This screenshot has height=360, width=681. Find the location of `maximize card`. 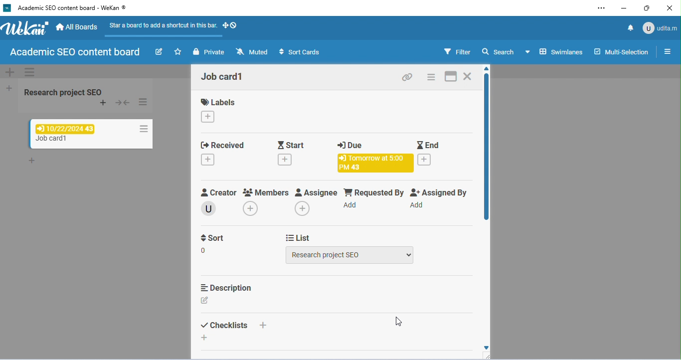

maximize card is located at coordinates (451, 76).